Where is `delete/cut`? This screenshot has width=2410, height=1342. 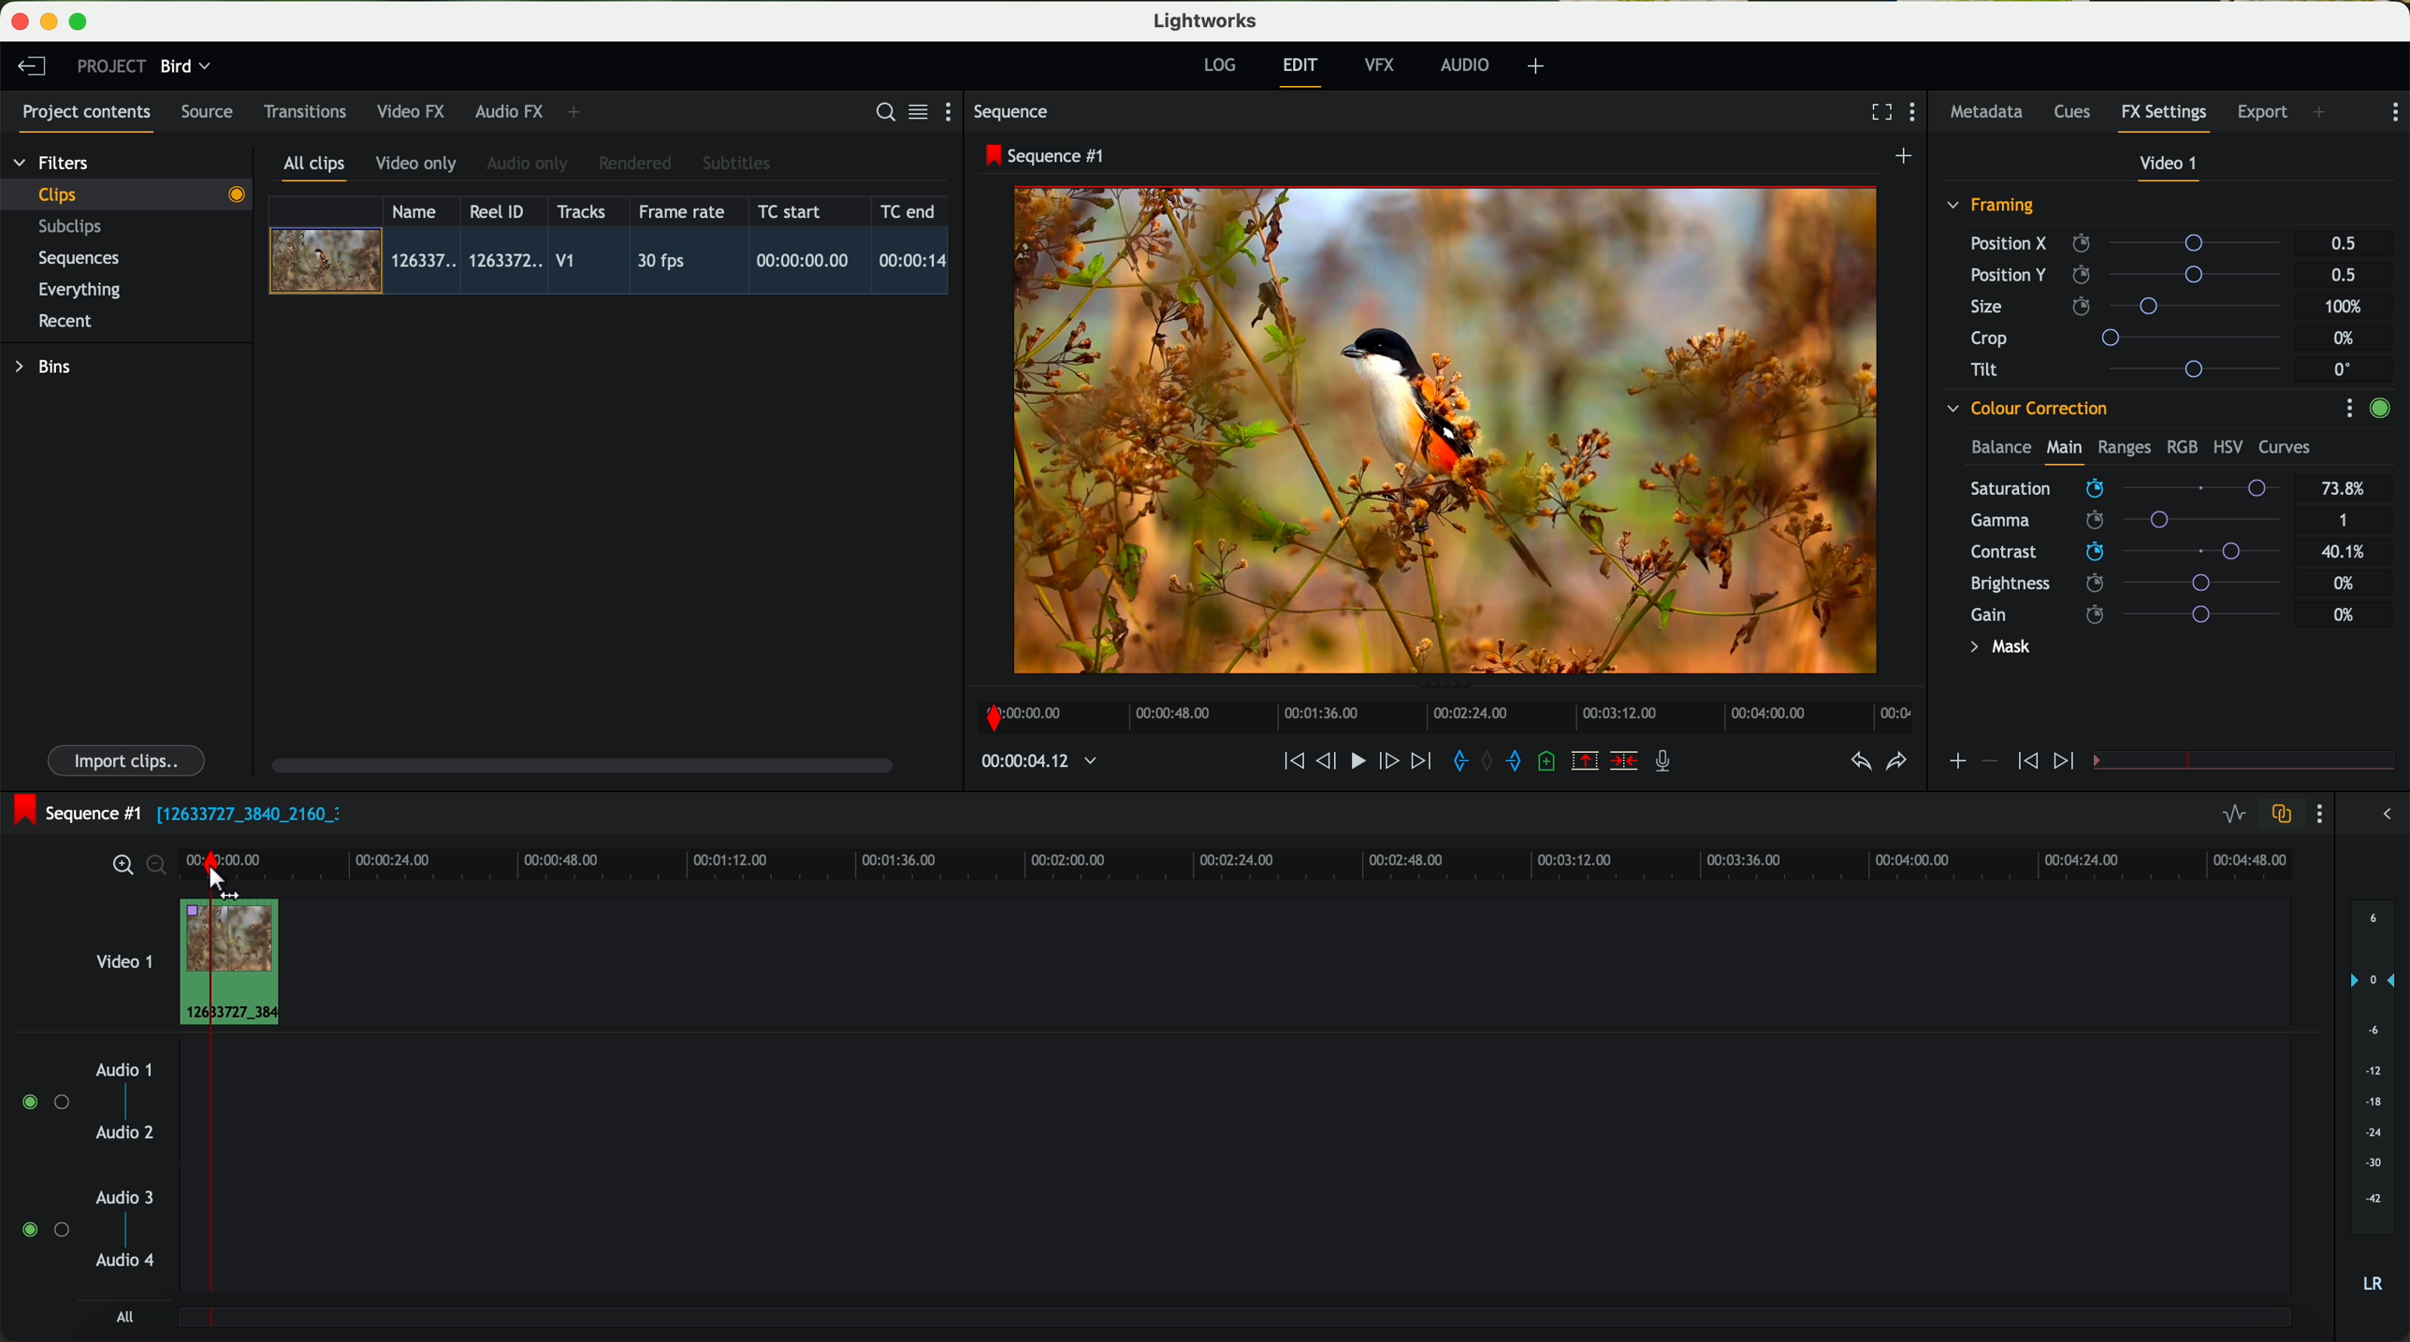 delete/cut is located at coordinates (1624, 761).